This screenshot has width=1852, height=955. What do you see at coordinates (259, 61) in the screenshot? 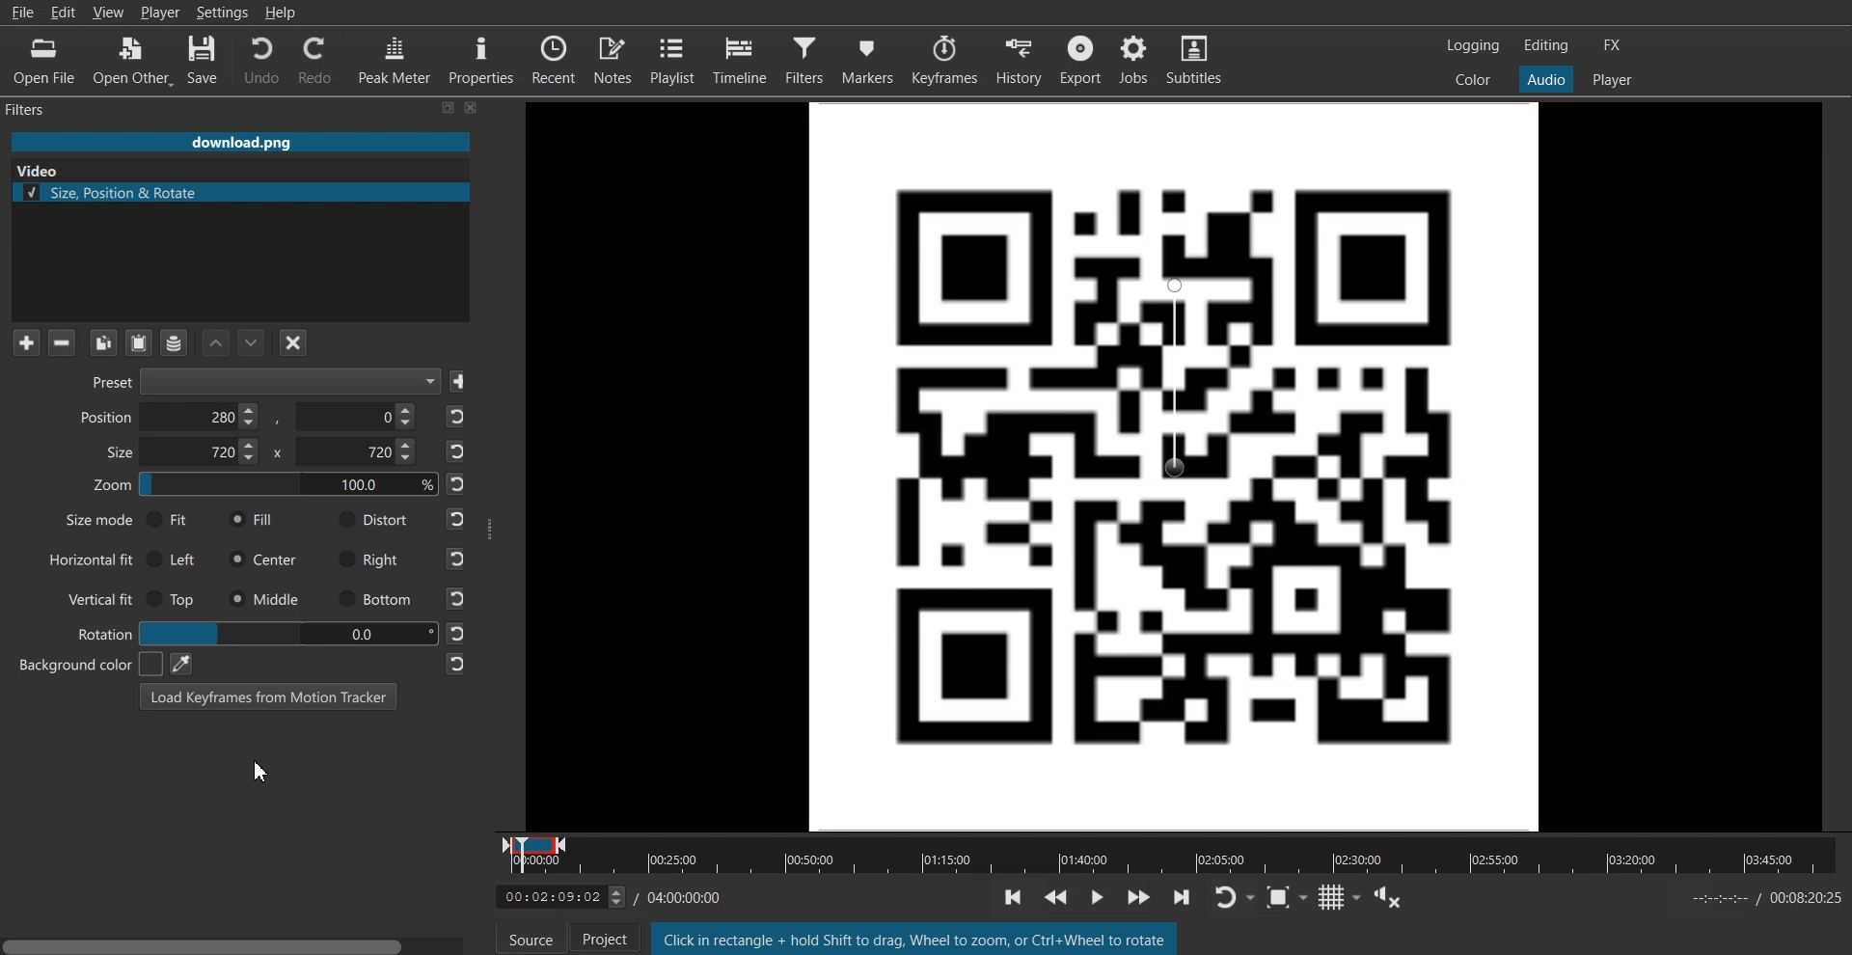
I see `Undo` at bounding box center [259, 61].